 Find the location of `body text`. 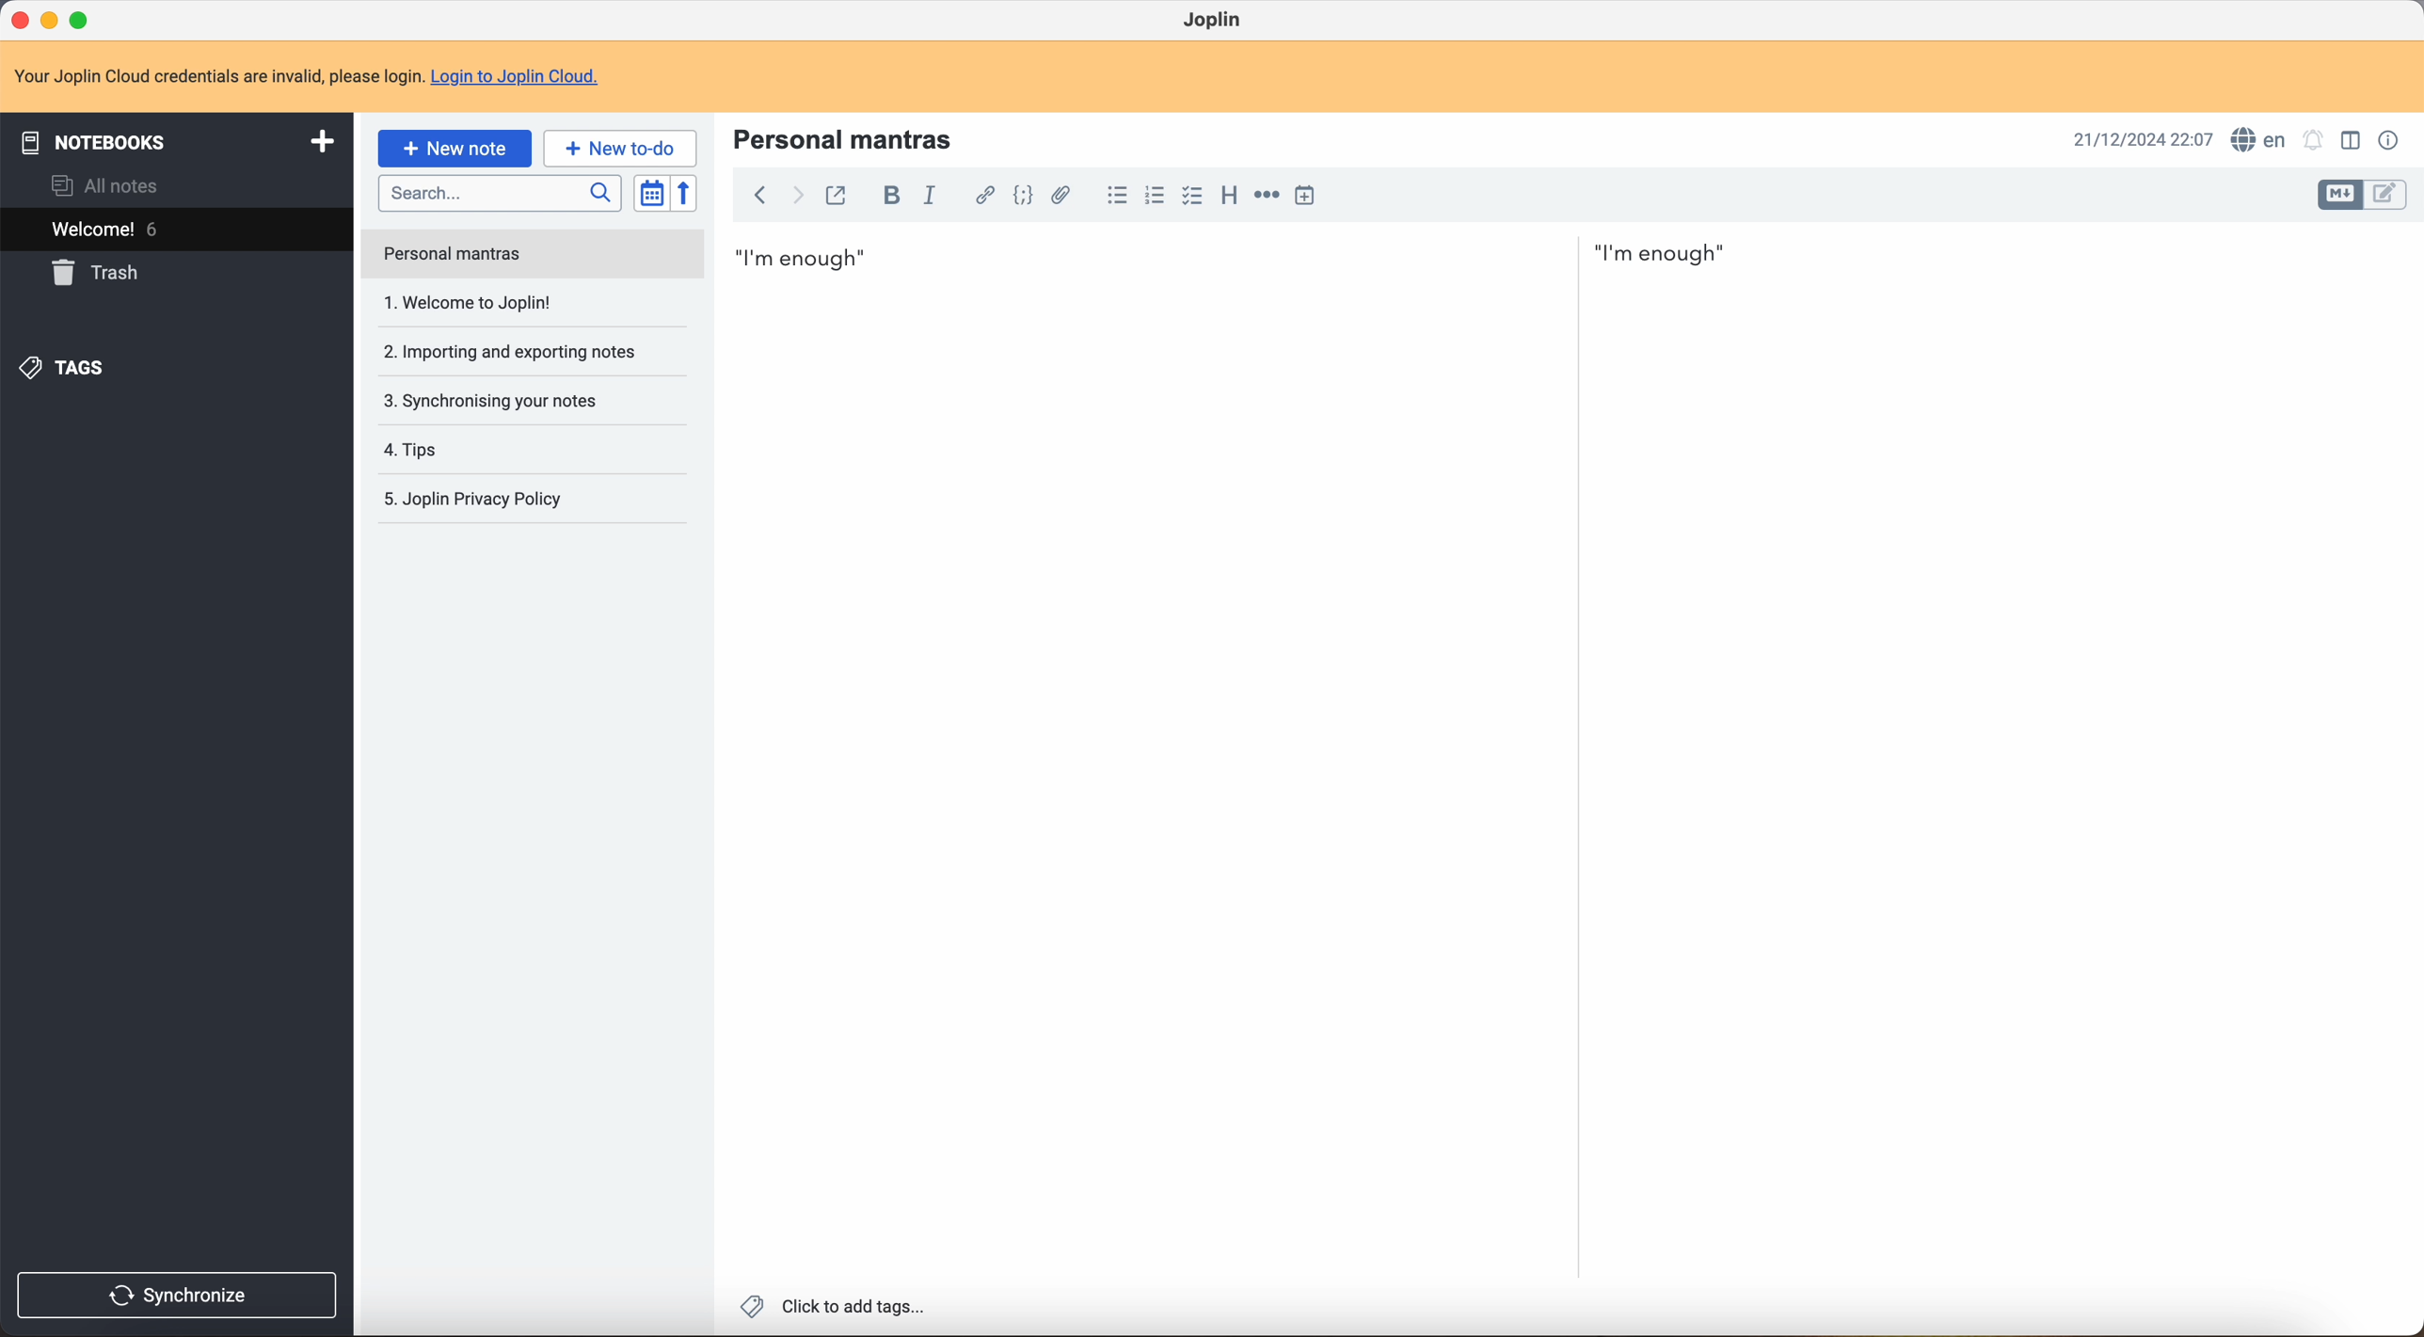

body text is located at coordinates (1136, 788).